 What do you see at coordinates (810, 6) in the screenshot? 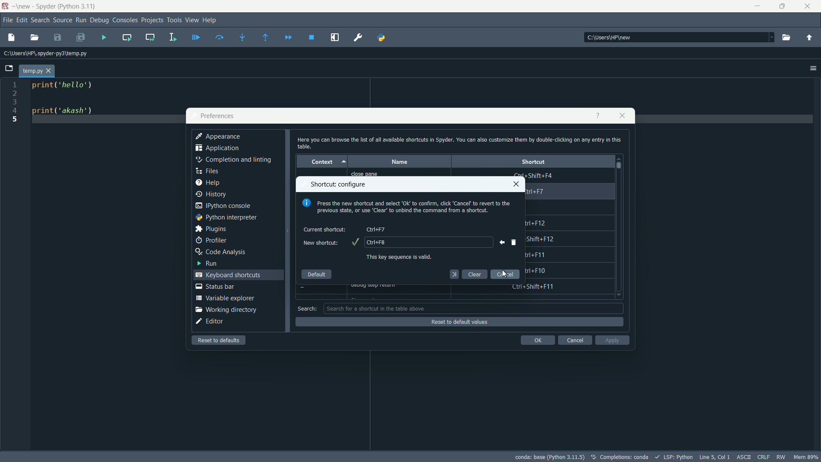
I see `close app` at bounding box center [810, 6].